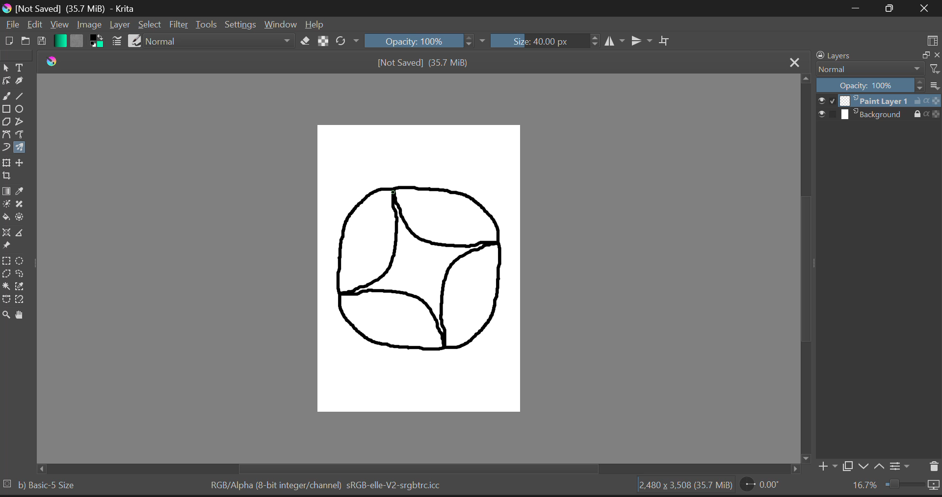 The width and height of the screenshot is (942, 497). Describe the element at coordinates (280, 25) in the screenshot. I see `Window` at that location.